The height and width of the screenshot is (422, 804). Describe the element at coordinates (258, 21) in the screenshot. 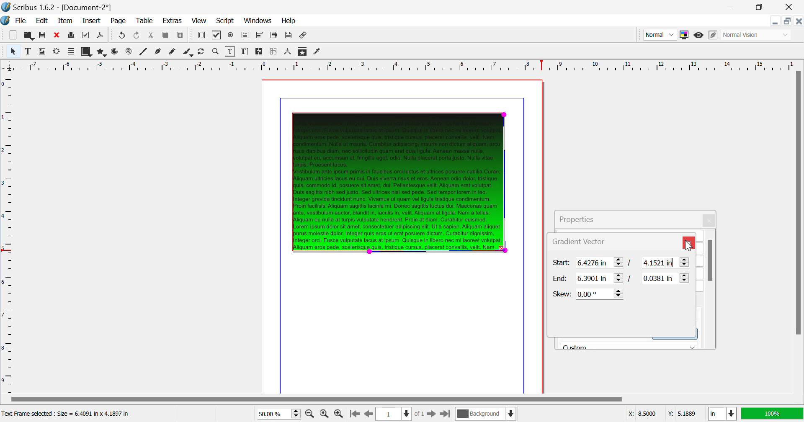

I see `Windows` at that location.